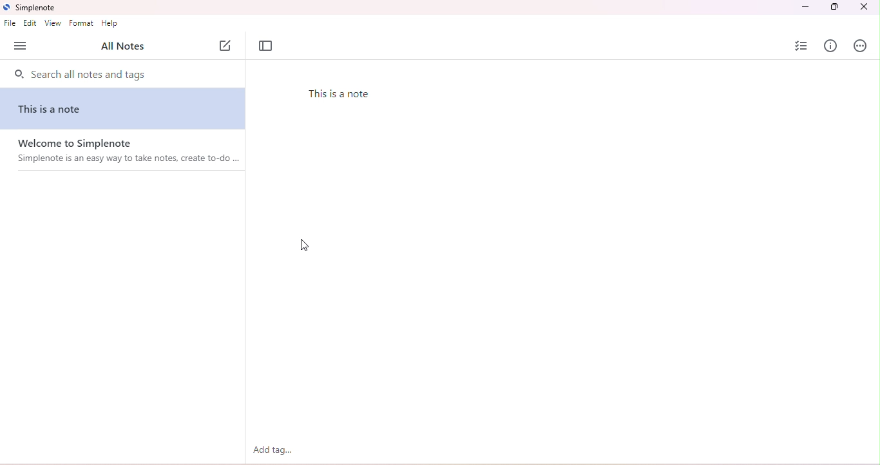 Image resolution: width=880 pixels, height=465 pixels. I want to click on cursor movement, so click(303, 245).